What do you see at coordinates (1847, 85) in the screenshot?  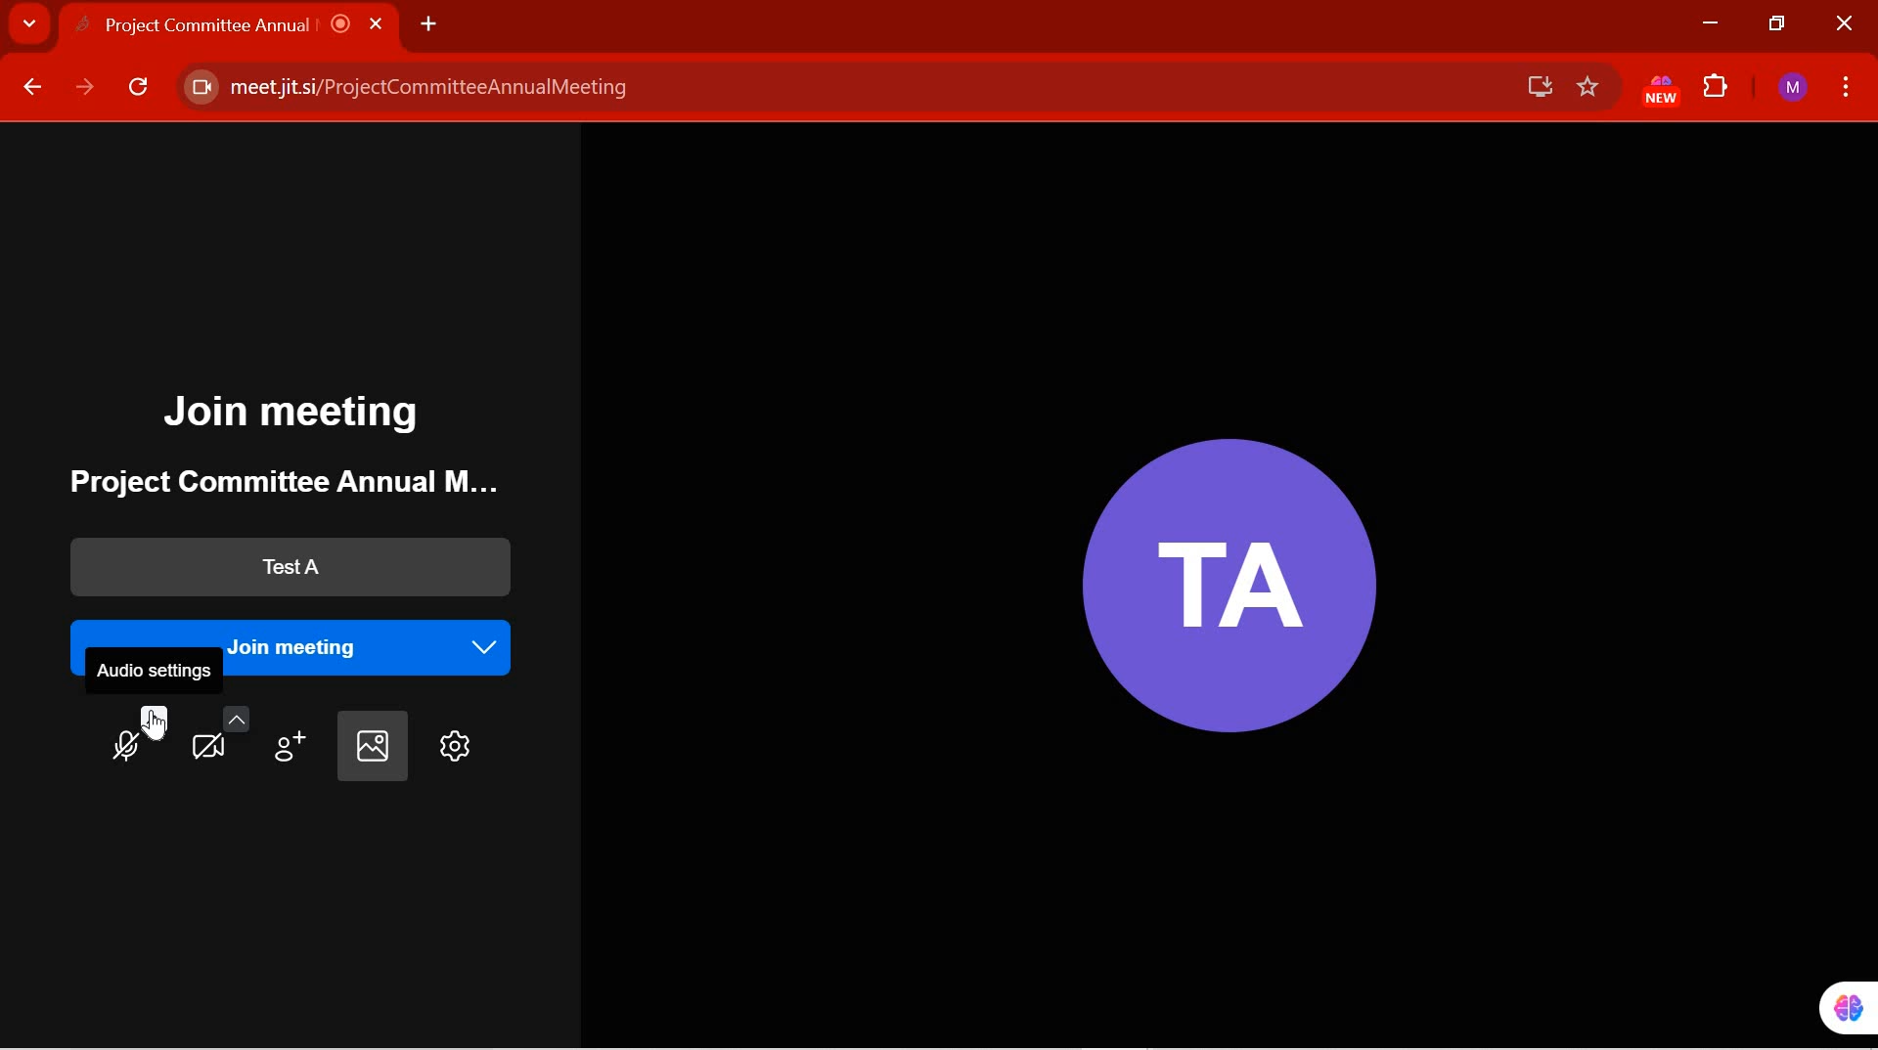 I see `CUSTOMIZE GOOGLE CHROME` at bounding box center [1847, 85].